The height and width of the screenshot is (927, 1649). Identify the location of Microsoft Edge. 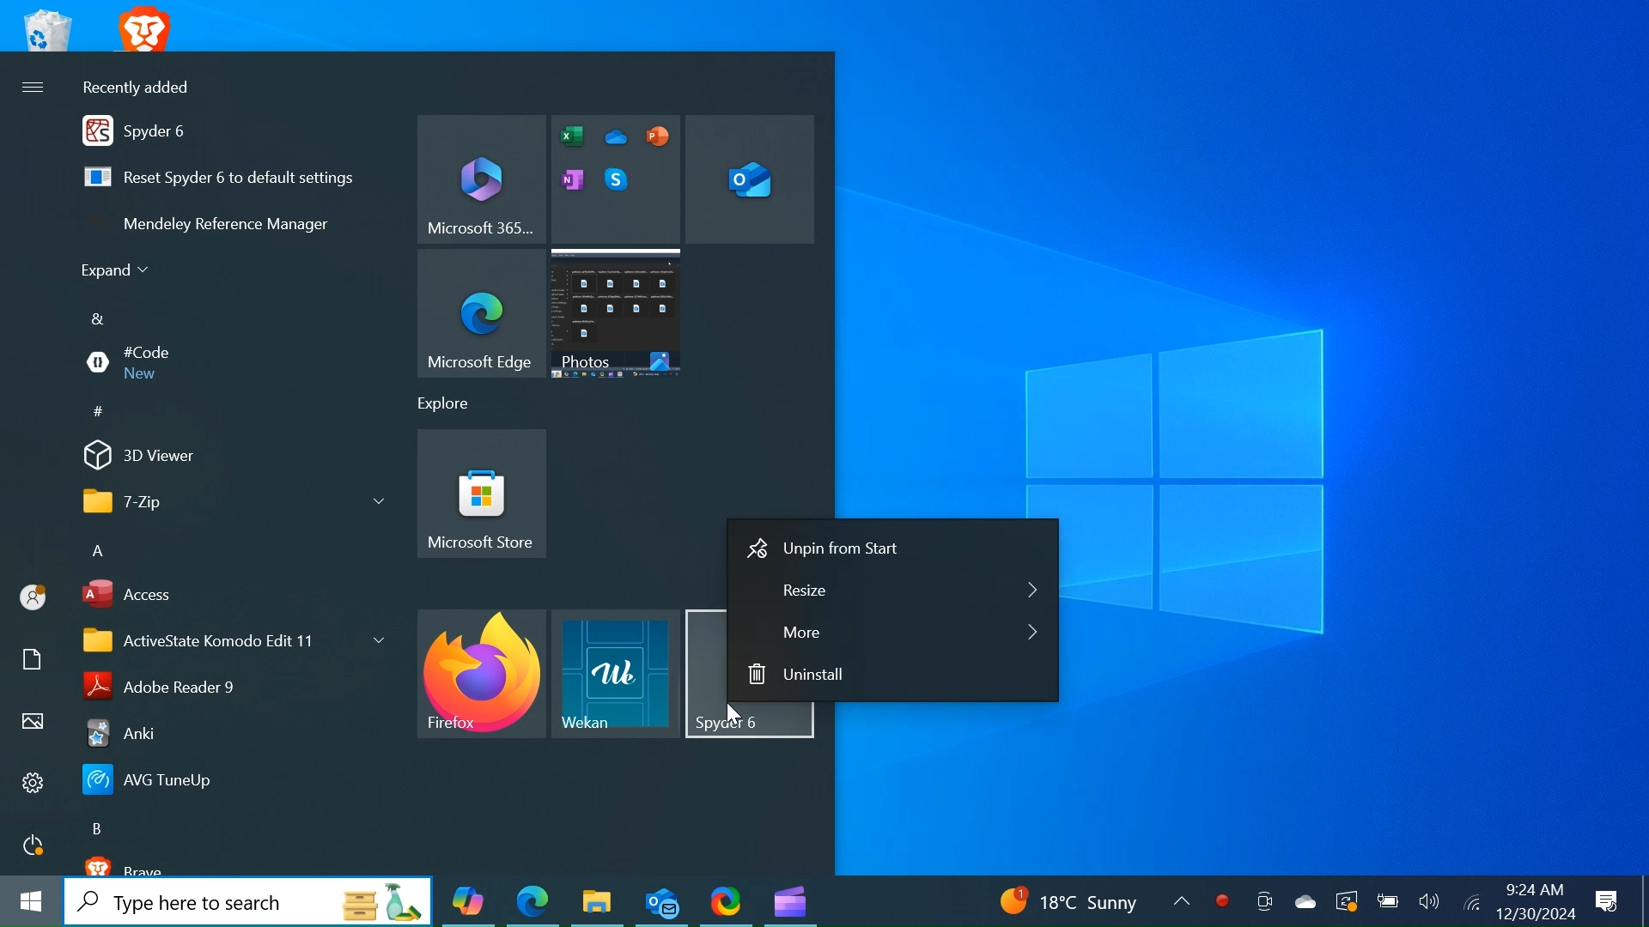
(478, 314).